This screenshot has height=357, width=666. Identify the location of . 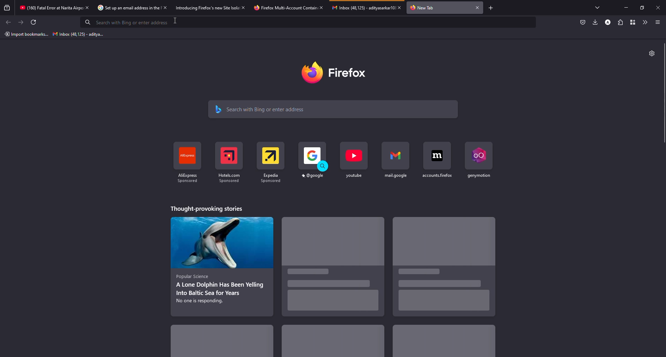
(22, 22).